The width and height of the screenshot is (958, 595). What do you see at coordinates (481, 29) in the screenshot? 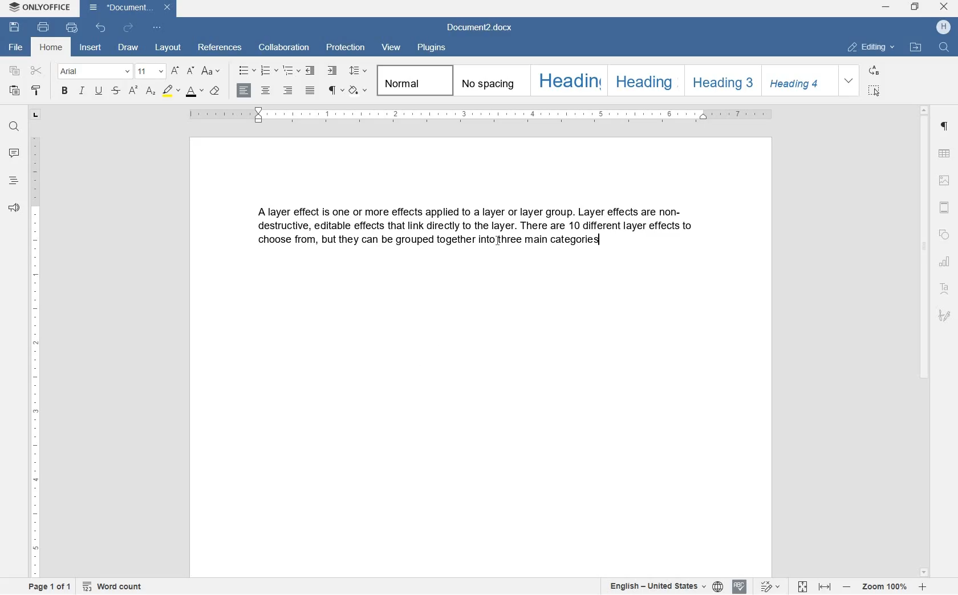
I see `document2.docx` at bounding box center [481, 29].